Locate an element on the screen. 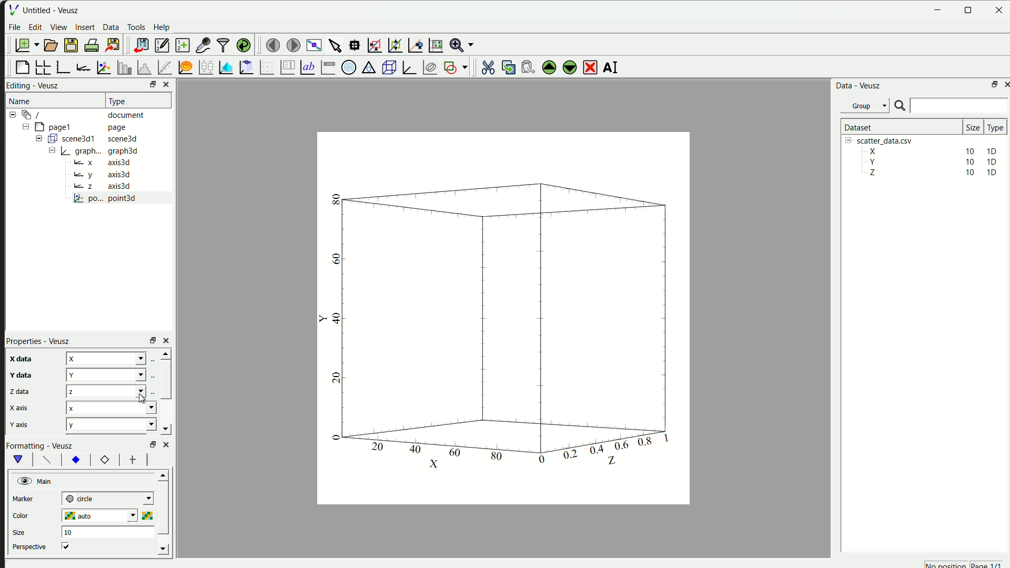 This screenshot has height=568, width=1010. plot a vector field is located at coordinates (265, 67).